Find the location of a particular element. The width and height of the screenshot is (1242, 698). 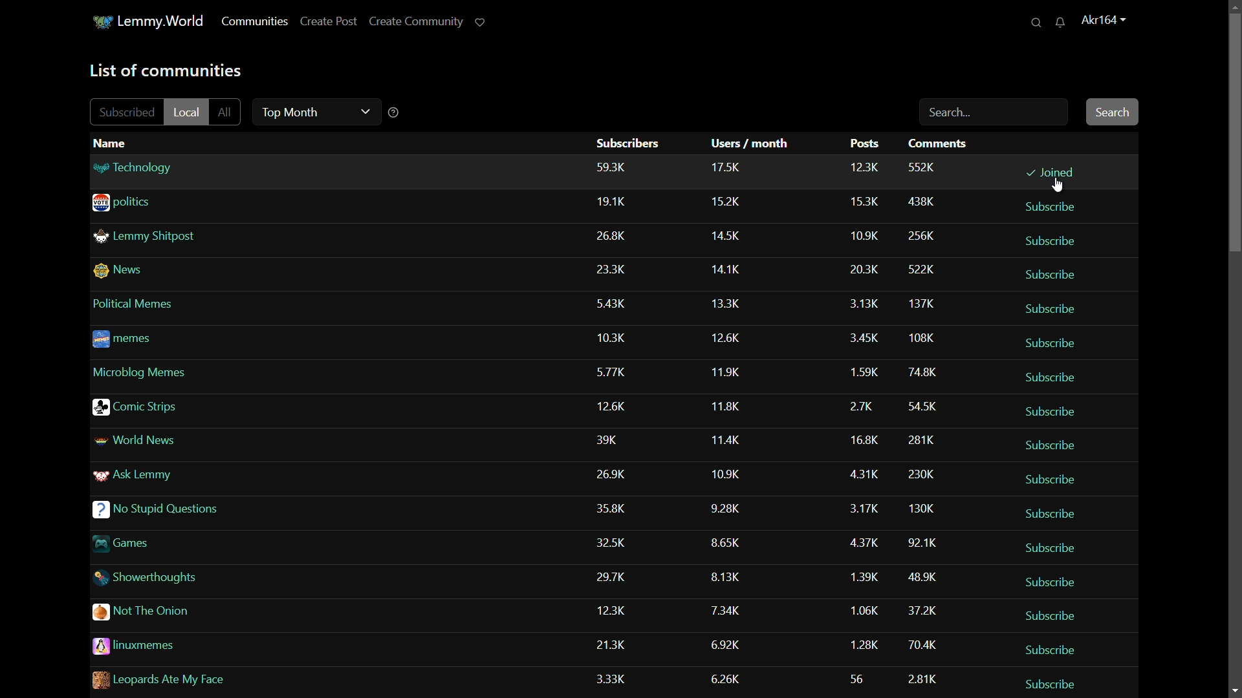

posts is located at coordinates (867, 202).